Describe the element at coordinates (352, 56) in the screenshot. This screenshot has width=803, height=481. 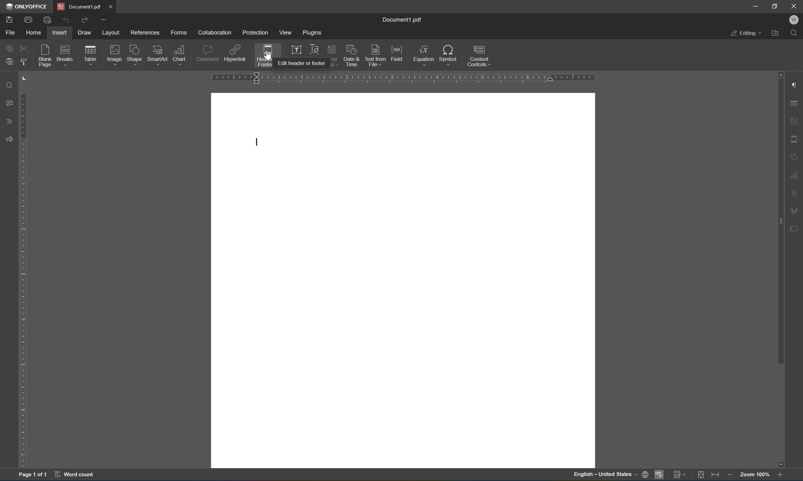
I see `date and time` at that location.